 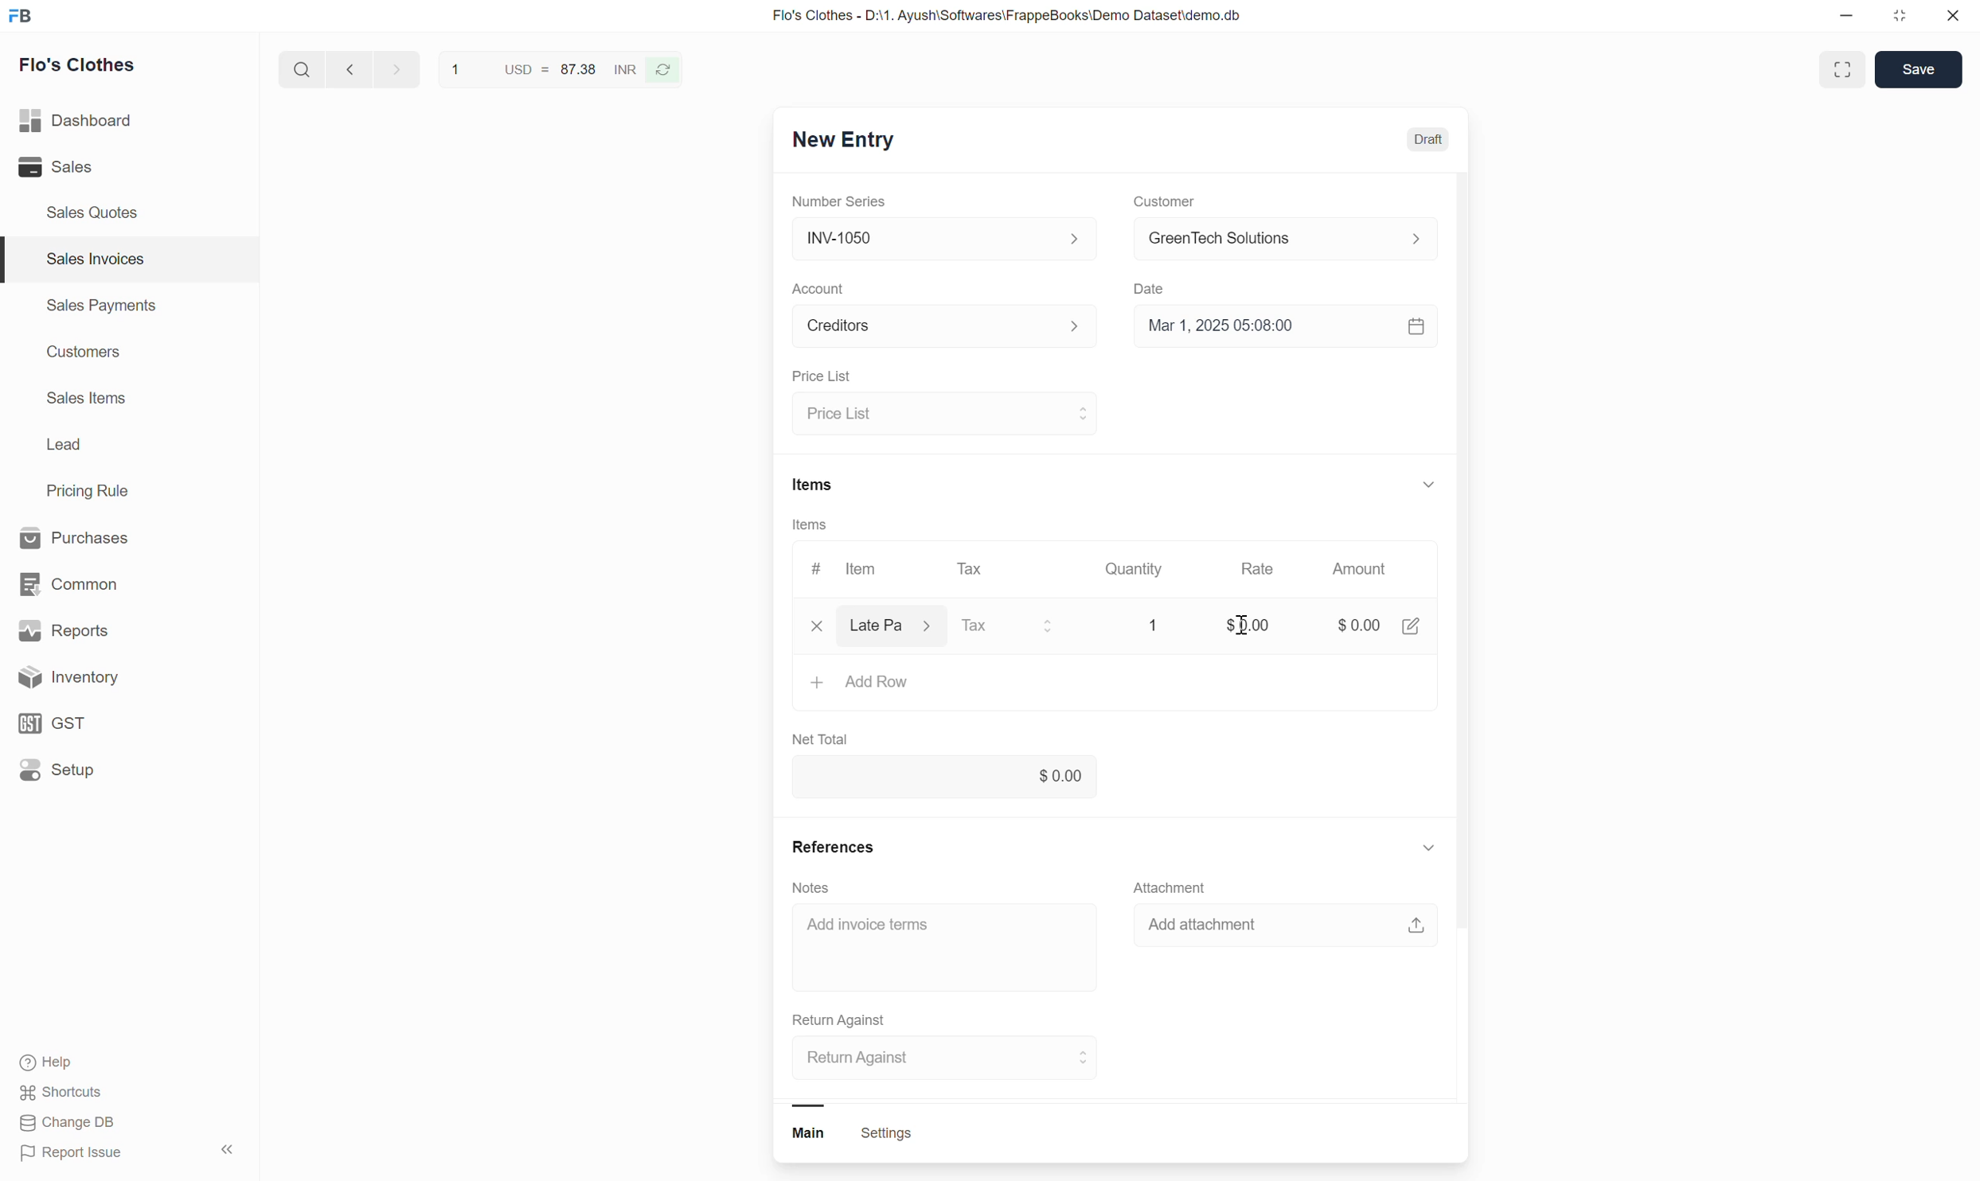 What do you see at coordinates (92, 259) in the screenshot?
I see `Sales Invoices` at bounding box center [92, 259].